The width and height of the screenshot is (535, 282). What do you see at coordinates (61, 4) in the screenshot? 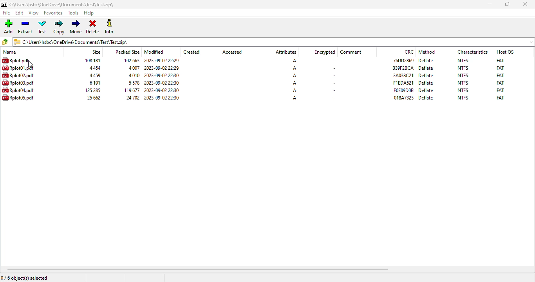
I see `.zip archive` at bounding box center [61, 4].